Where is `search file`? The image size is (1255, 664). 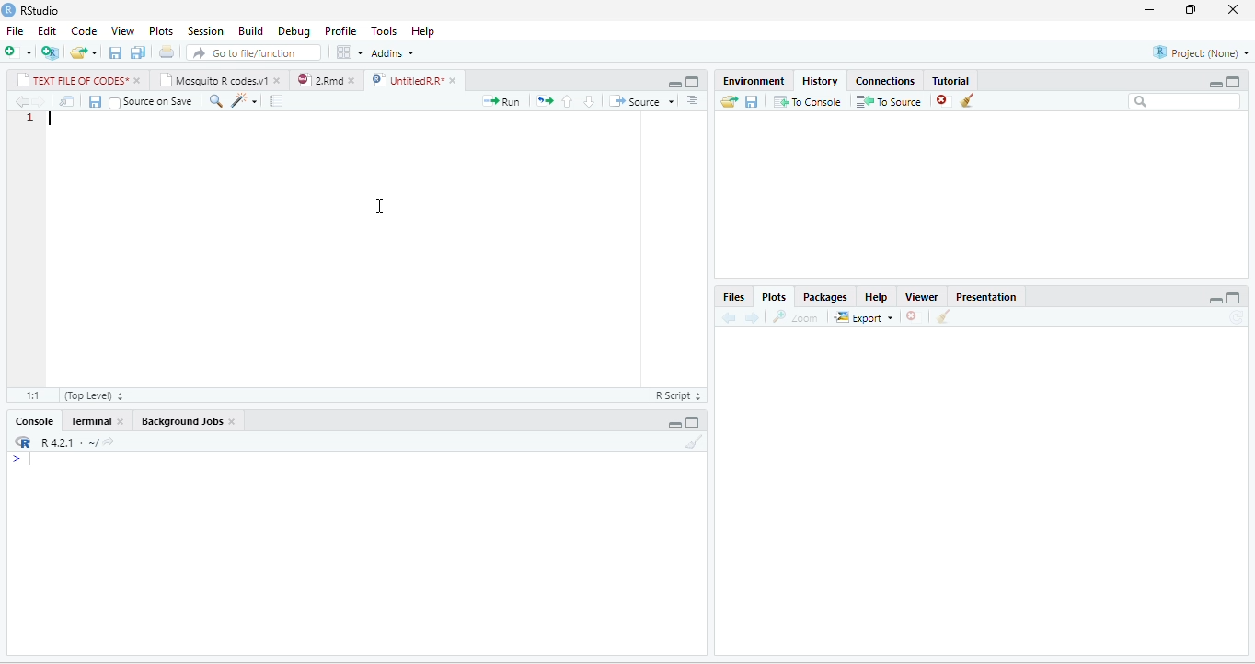
search file is located at coordinates (254, 52).